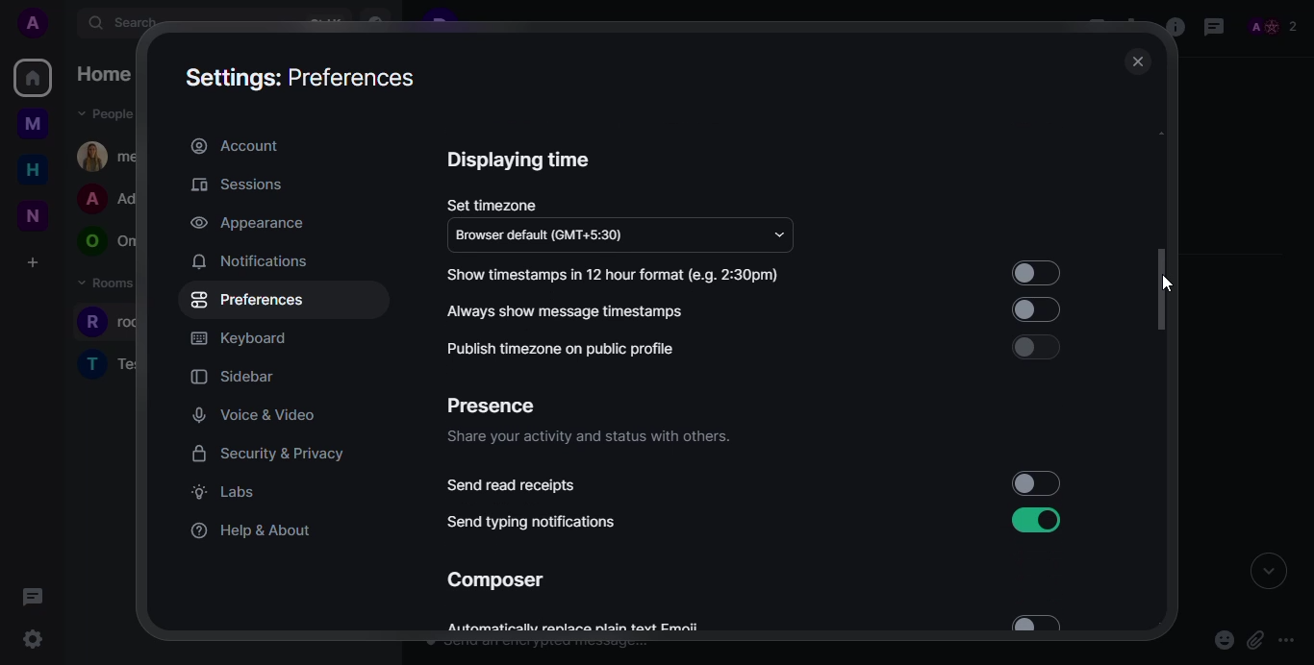  What do you see at coordinates (1036, 274) in the screenshot?
I see `Toggle button` at bounding box center [1036, 274].